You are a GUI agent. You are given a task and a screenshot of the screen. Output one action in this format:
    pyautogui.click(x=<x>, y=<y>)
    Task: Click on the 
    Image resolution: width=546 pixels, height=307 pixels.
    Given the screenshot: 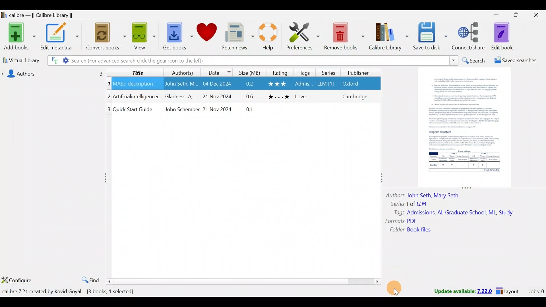 What is the action you would take?
    pyautogui.click(x=181, y=111)
    